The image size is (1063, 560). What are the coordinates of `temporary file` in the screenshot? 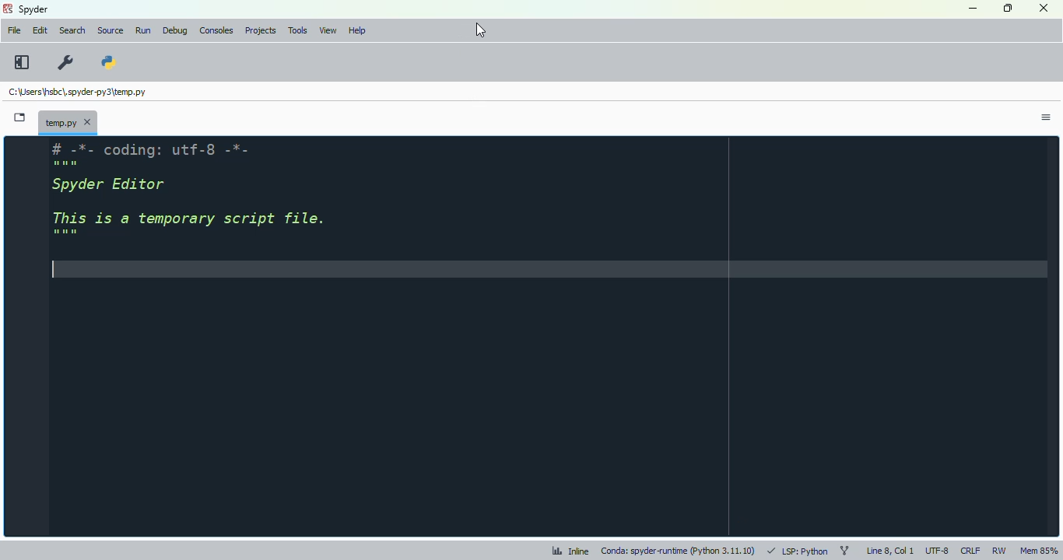 It's located at (76, 92).